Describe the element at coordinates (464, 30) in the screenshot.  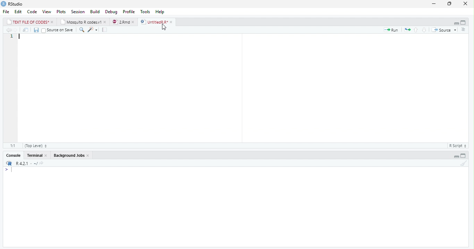
I see `show document outline` at that location.